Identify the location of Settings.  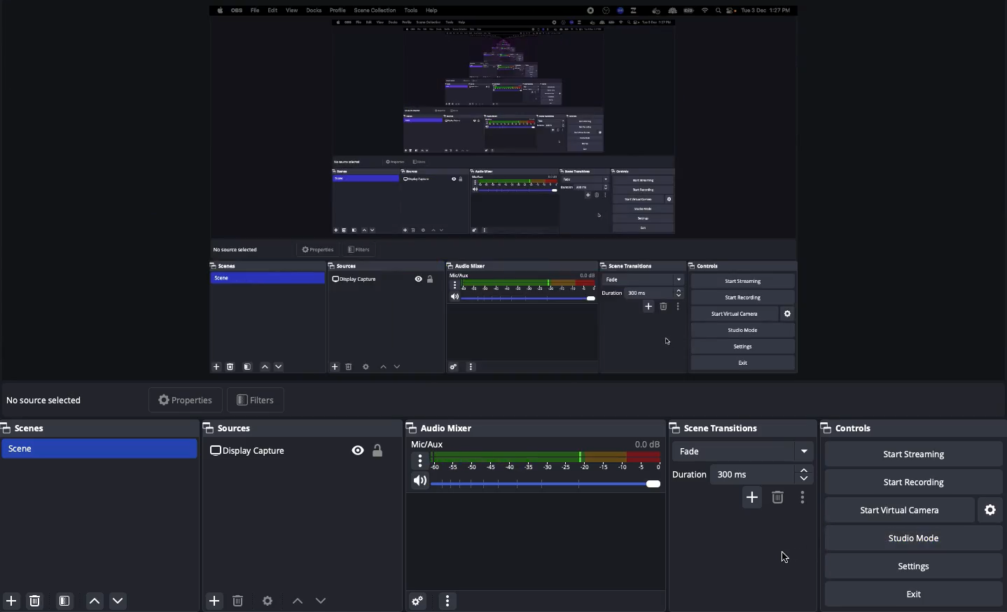
(992, 508).